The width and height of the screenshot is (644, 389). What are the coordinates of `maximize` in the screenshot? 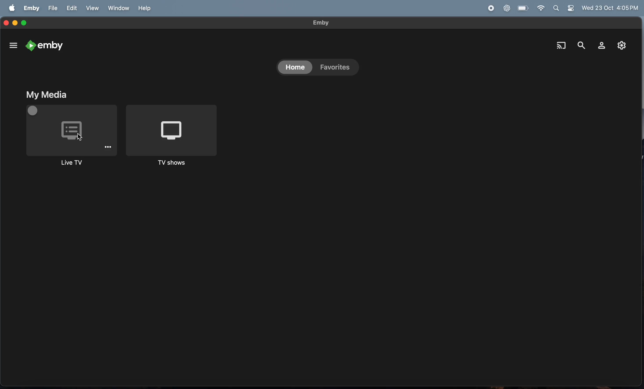 It's located at (26, 23).